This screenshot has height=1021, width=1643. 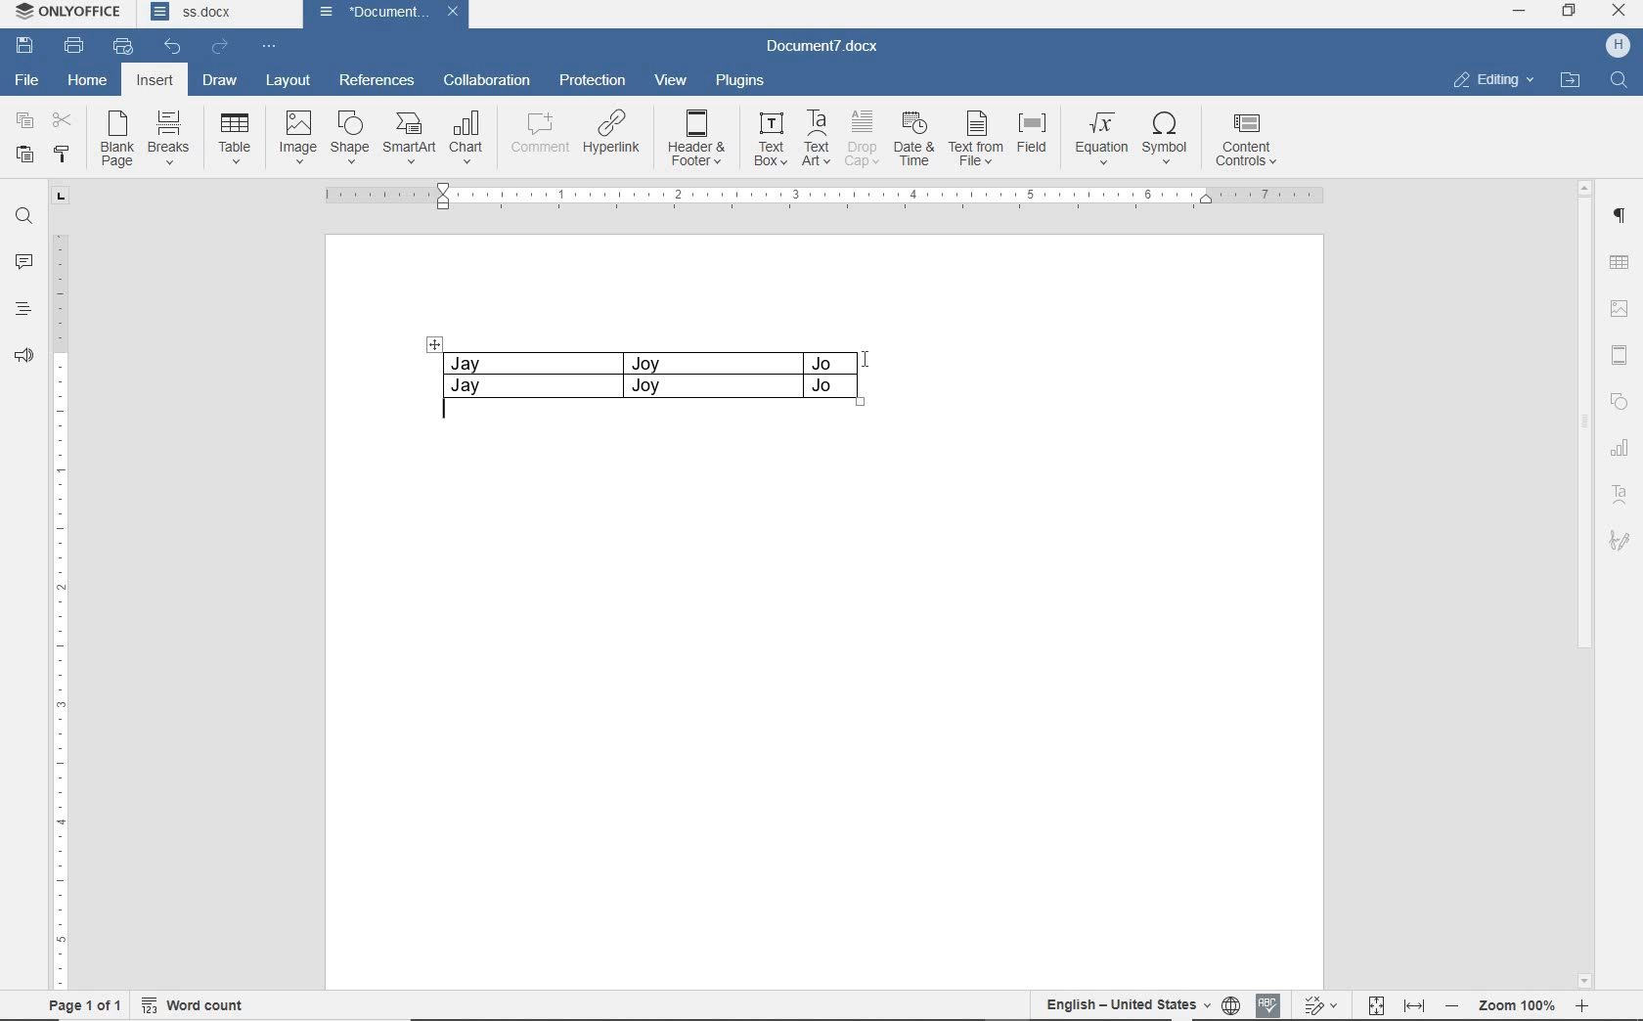 What do you see at coordinates (1573, 10) in the screenshot?
I see `RESTORE DOWN` at bounding box center [1573, 10].